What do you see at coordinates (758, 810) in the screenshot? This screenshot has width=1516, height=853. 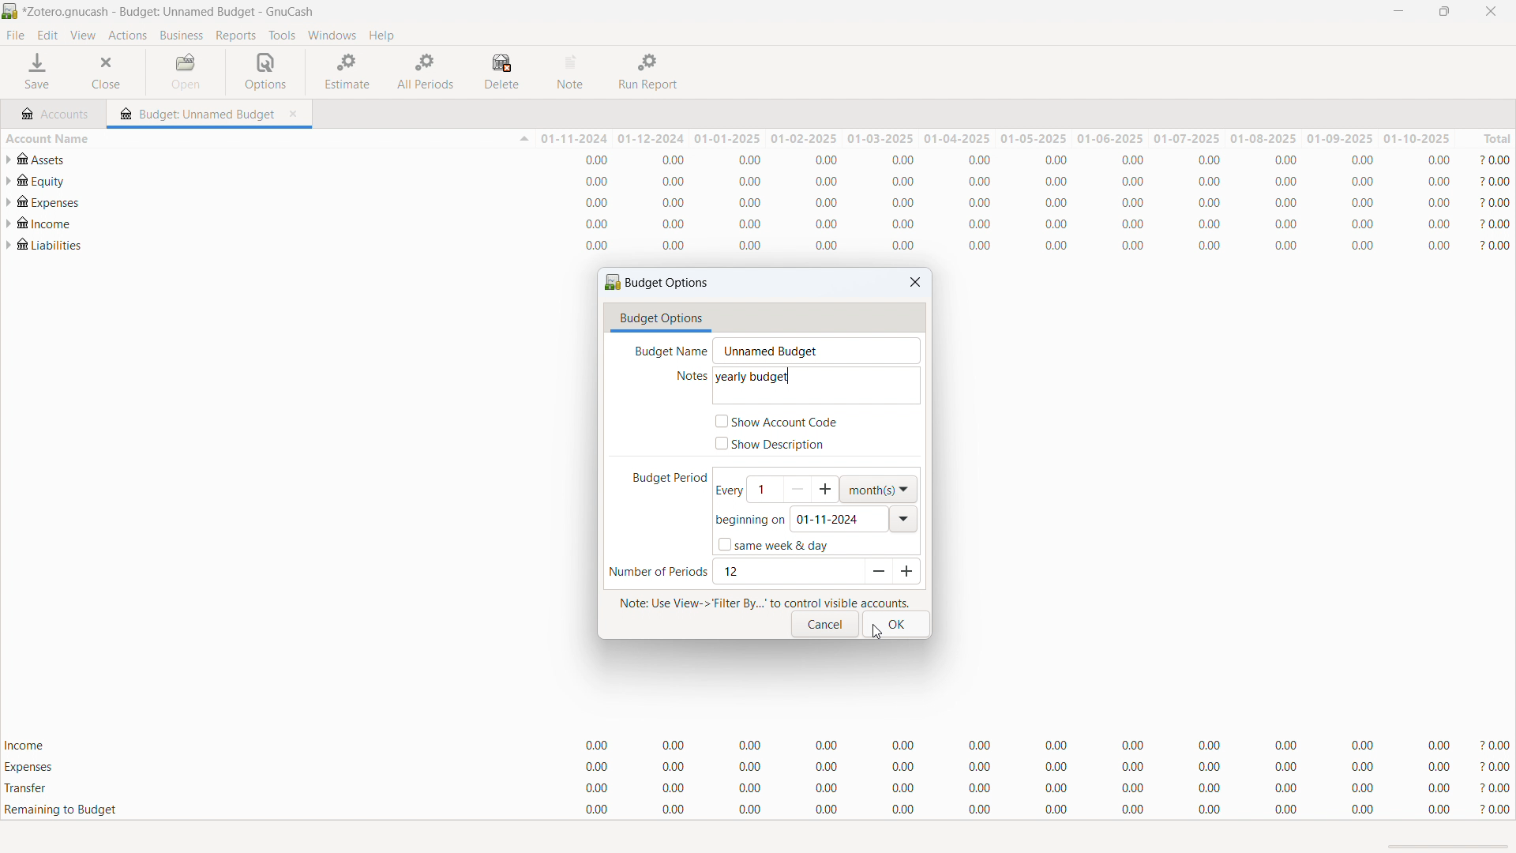 I see `remaining to budget total` at bounding box center [758, 810].